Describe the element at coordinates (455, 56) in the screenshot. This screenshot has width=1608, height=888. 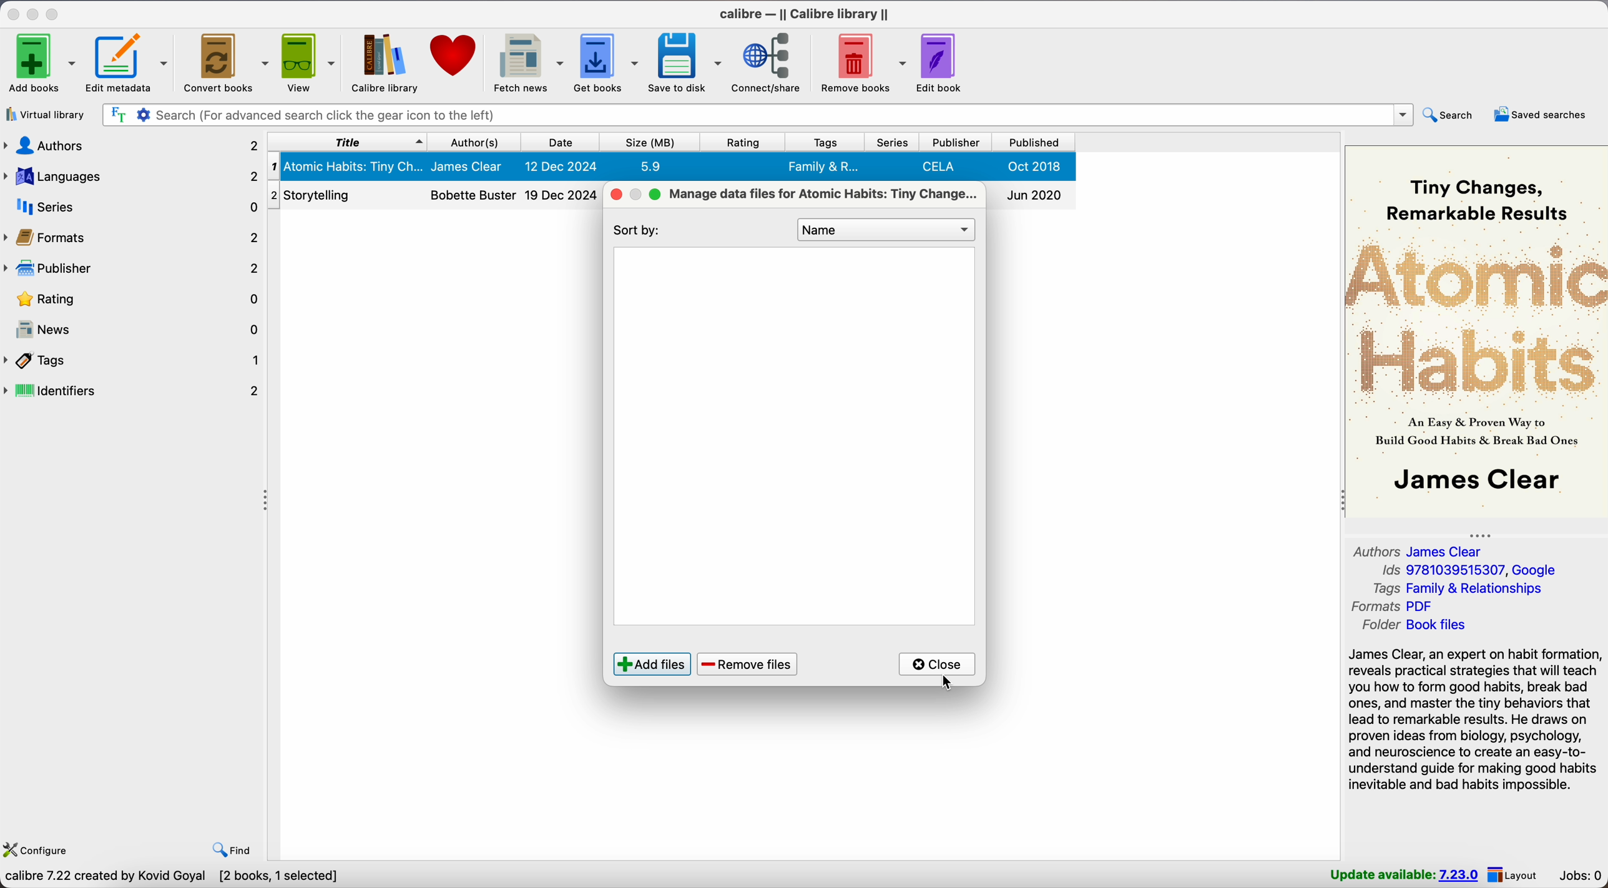
I see `donate` at that location.